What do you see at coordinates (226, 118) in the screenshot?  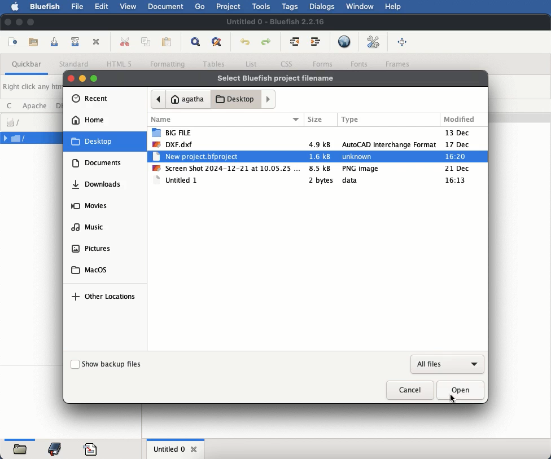 I see `name` at bounding box center [226, 118].